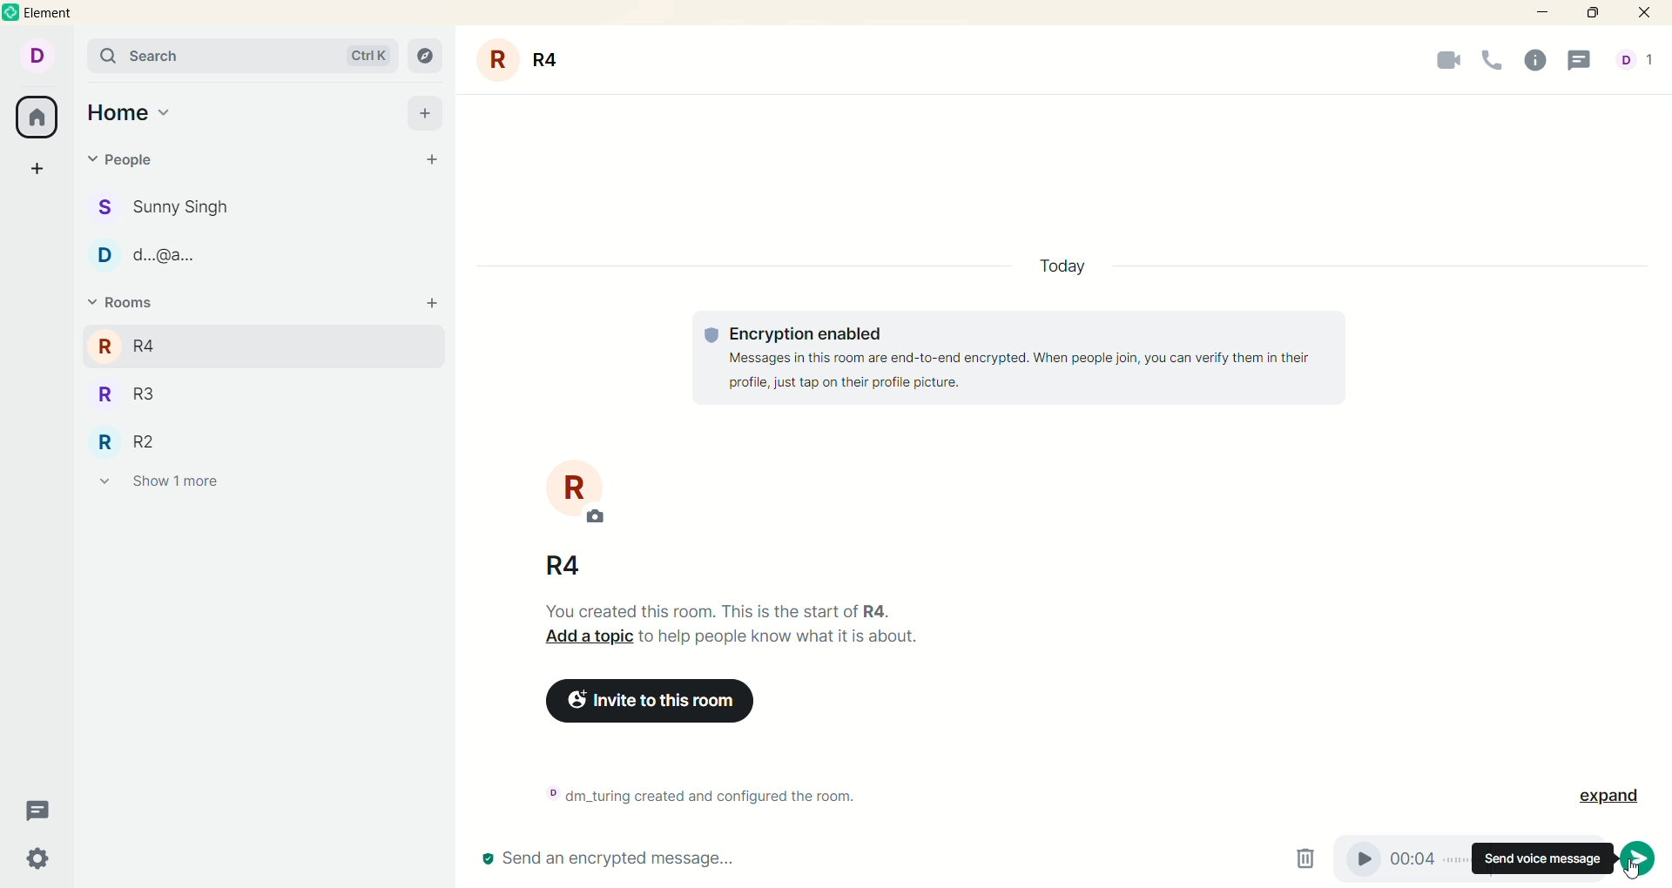 This screenshot has width=1672, height=888. What do you see at coordinates (1598, 14) in the screenshot?
I see `maximize` at bounding box center [1598, 14].